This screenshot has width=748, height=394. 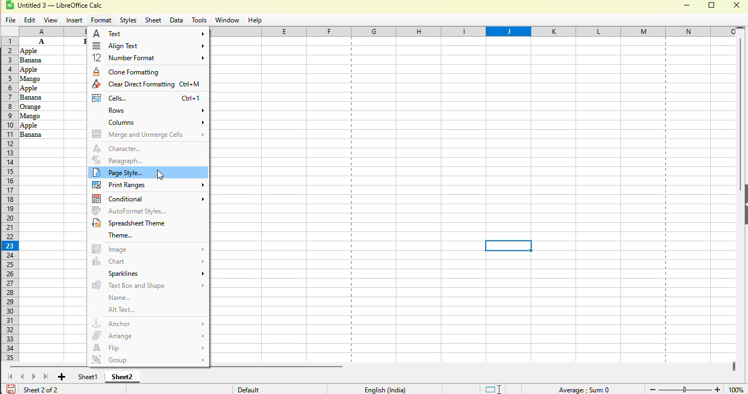 I want to click on cells, so click(x=110, y=97).